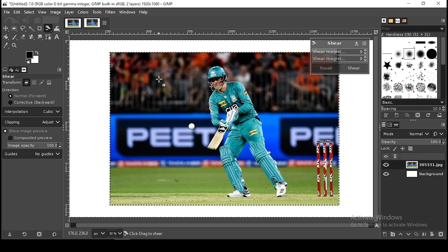  Describe the element at coordinates (383, 20) in the screenshot. I see `patterns` at that location.